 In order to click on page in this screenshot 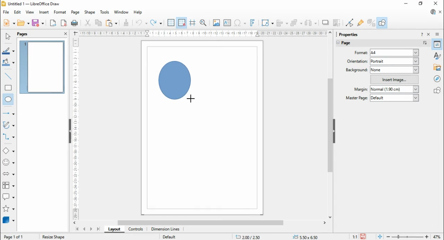, I will do `click(351, 44)`.